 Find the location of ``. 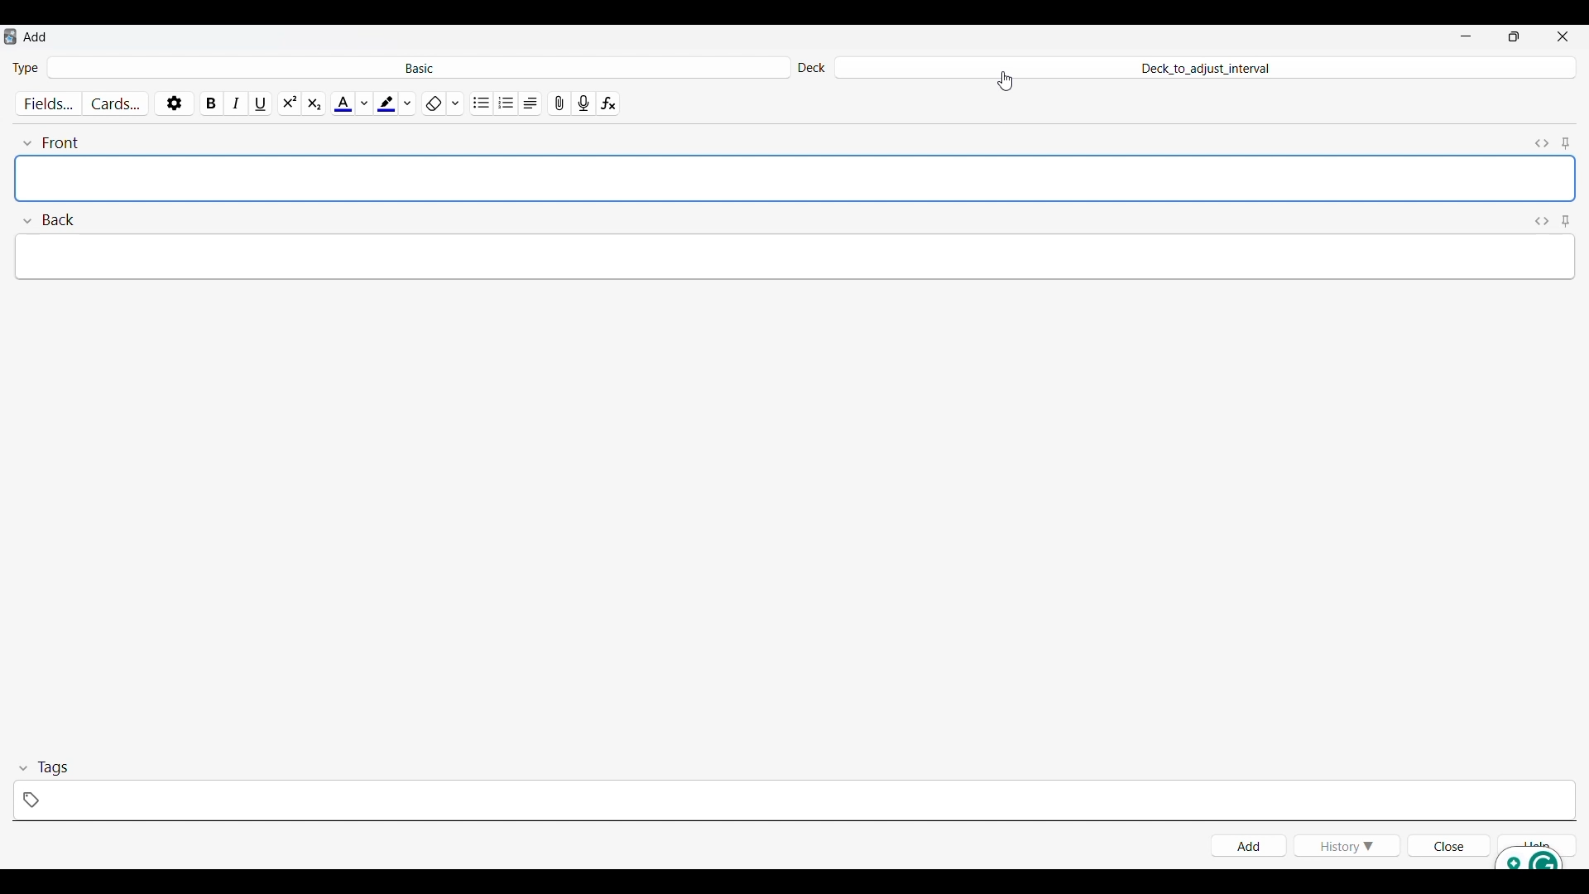

 is located at coordinates (1347, 845).